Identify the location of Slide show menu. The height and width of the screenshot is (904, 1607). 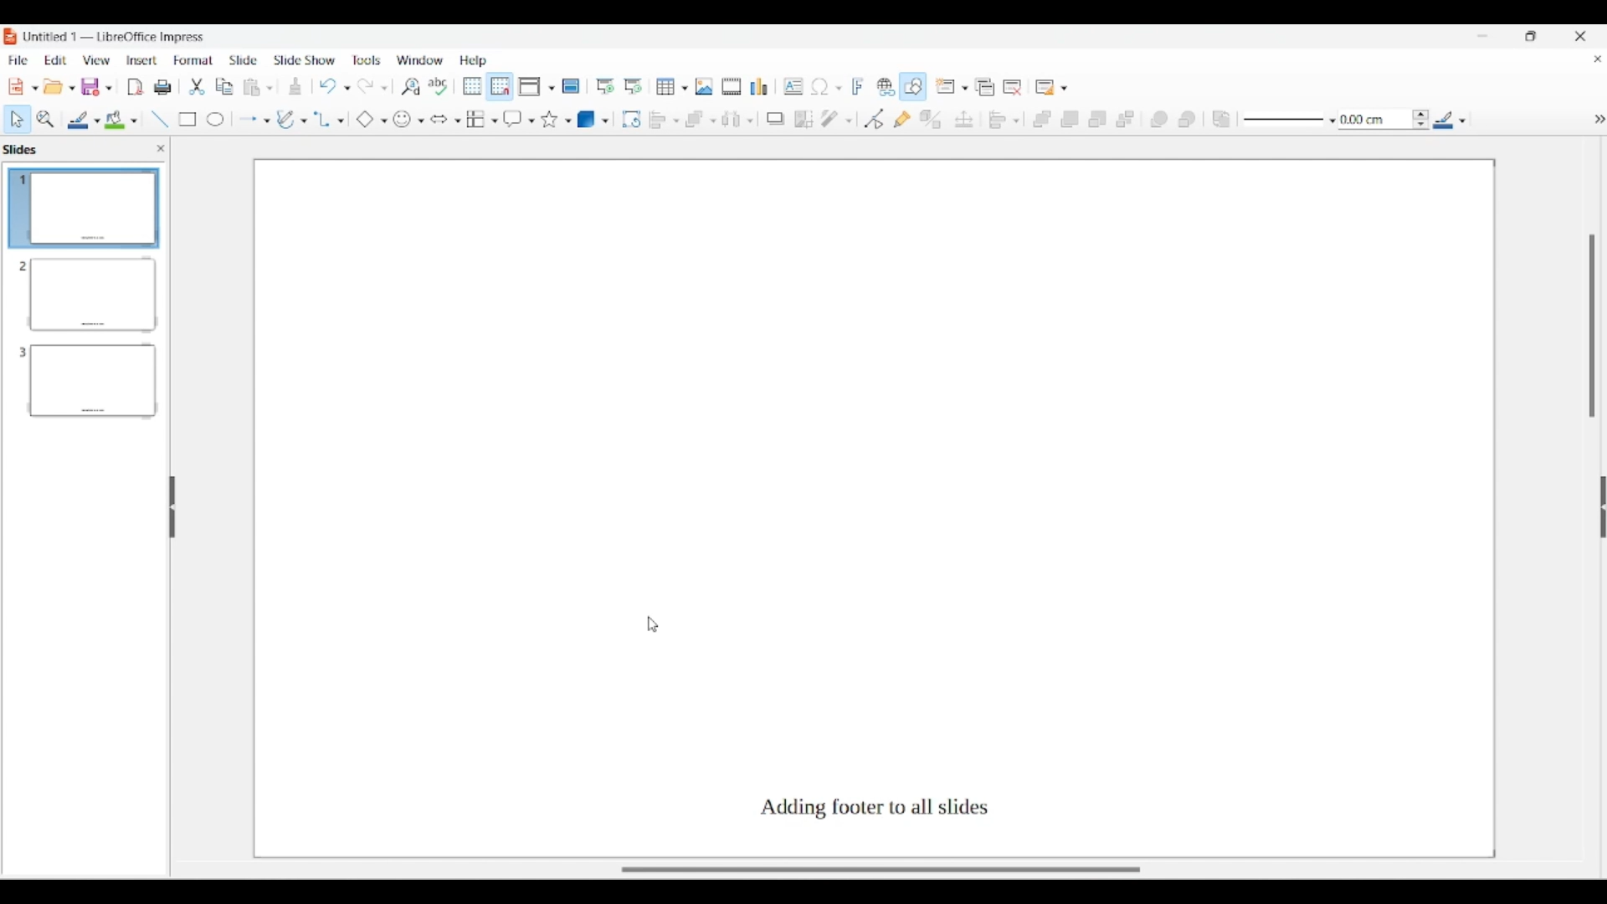
(304, 60).